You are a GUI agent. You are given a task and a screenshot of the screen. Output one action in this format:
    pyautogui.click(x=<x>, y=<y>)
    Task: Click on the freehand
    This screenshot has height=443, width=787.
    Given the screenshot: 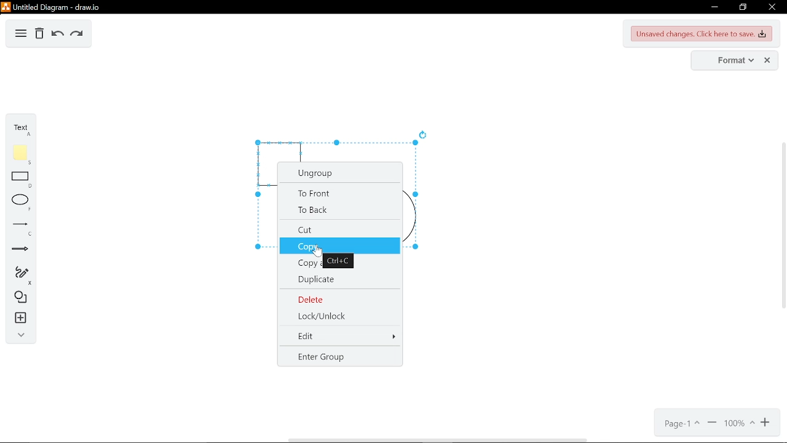 What is the action you would take?
    pyautogui.click(x=19, y=276)
    